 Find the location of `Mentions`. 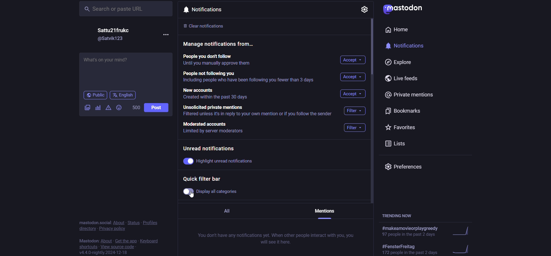

Mentions is located at coordinates (324, 213).